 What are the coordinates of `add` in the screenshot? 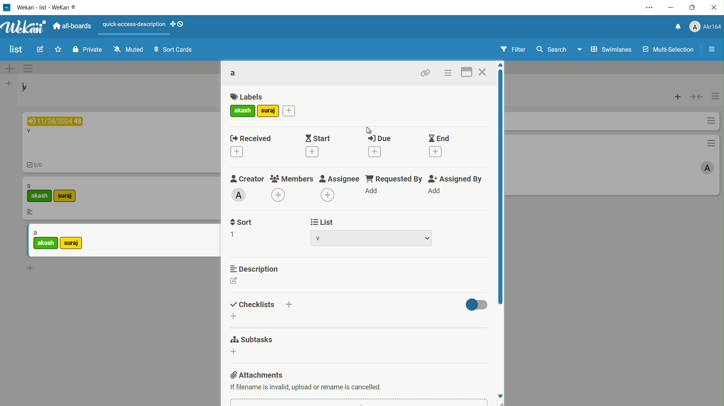 It's located at (7, 86).